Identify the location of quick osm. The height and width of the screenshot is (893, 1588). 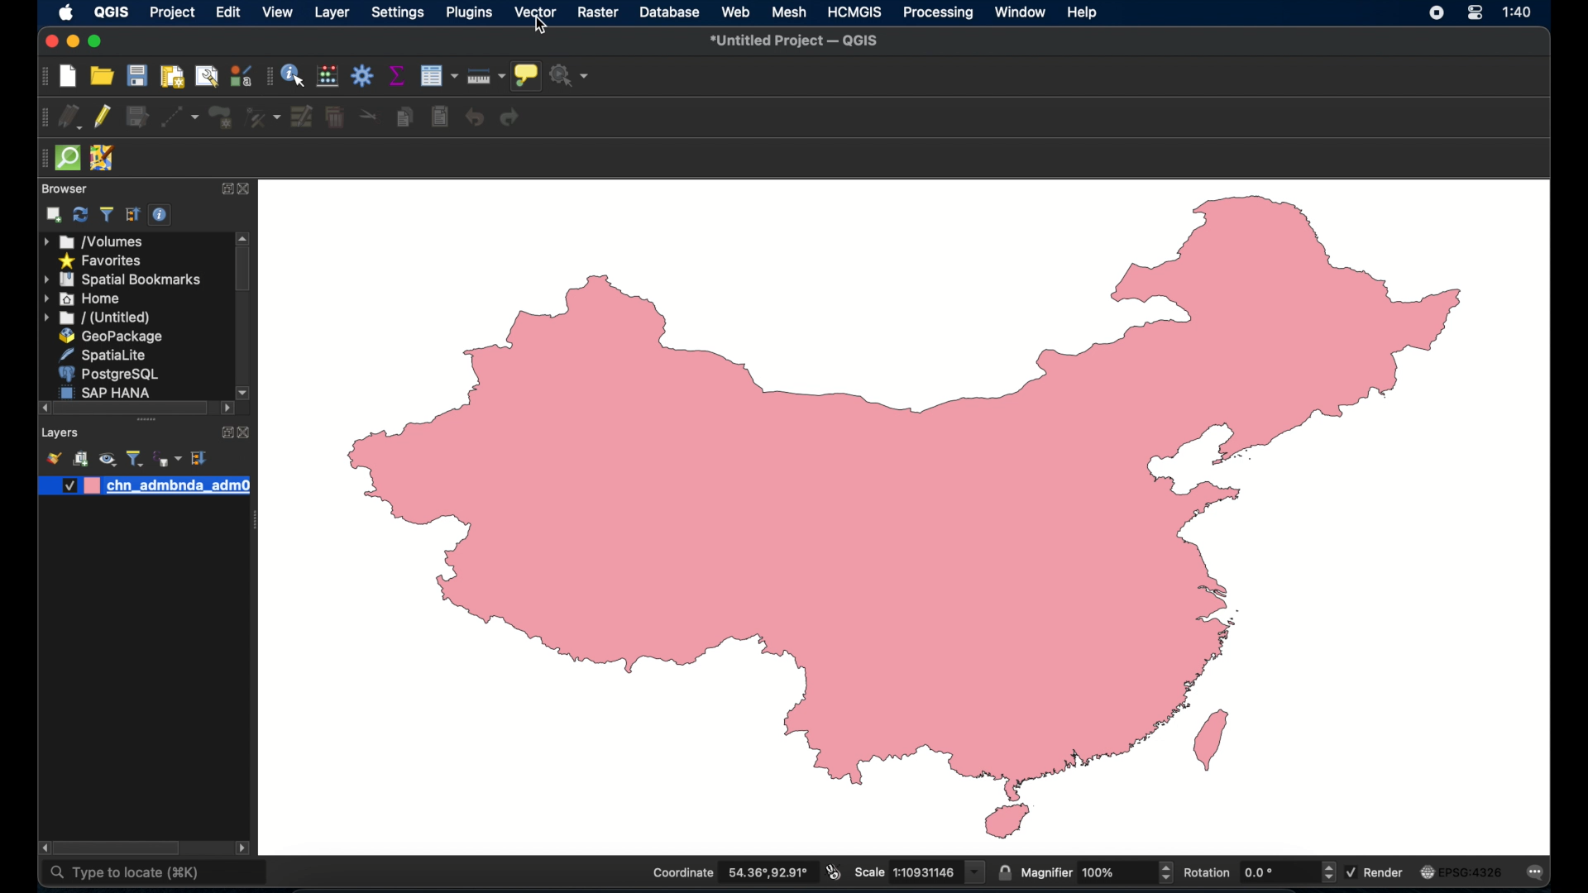
(69, 159).